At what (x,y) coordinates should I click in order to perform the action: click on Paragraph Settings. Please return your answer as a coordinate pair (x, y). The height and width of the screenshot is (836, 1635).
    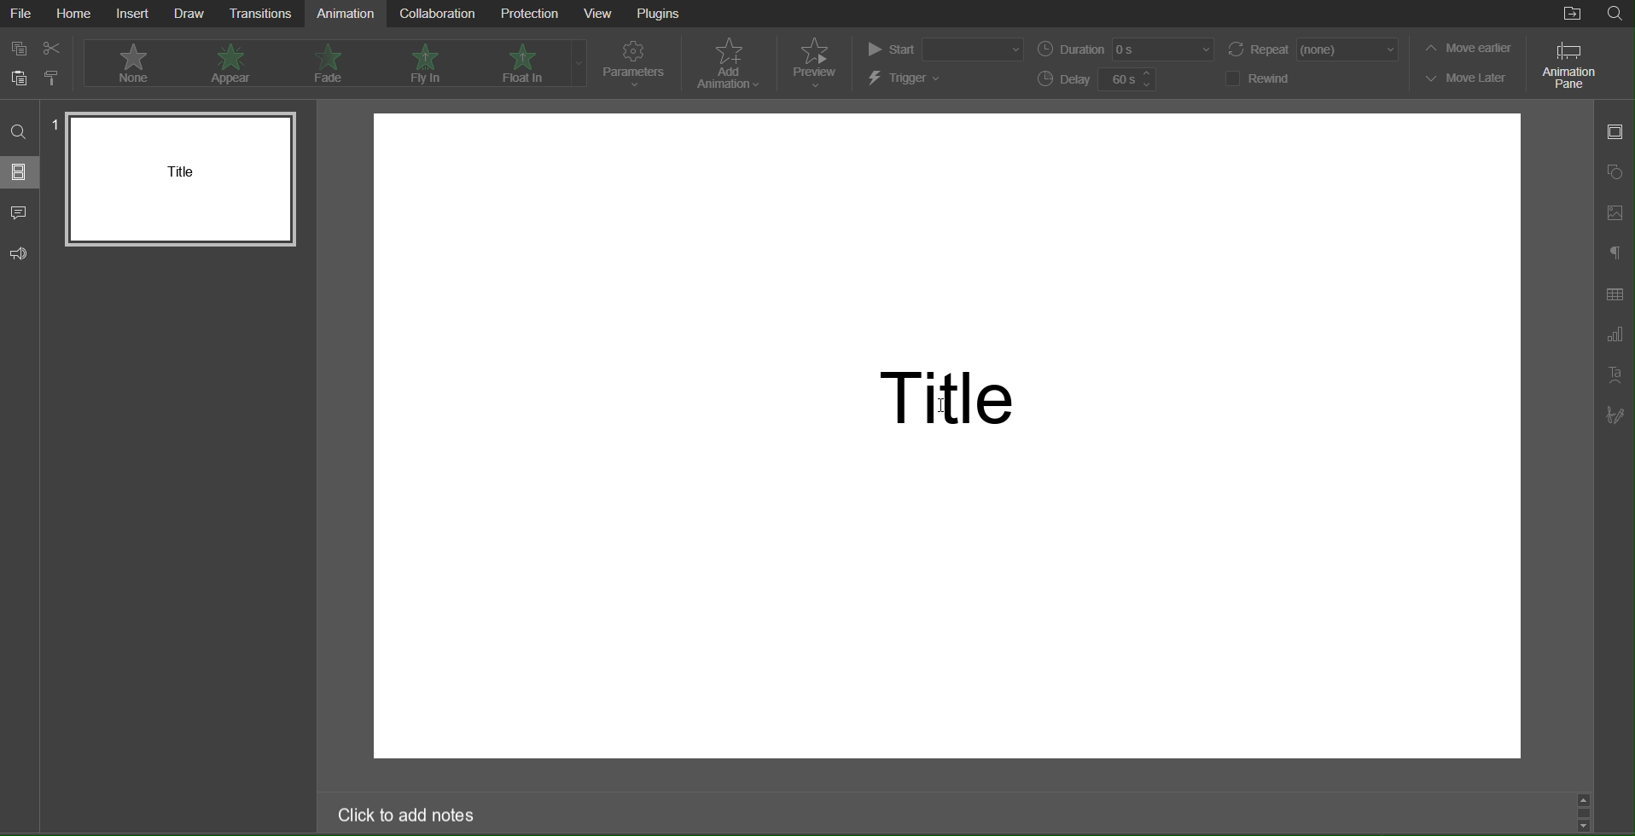
    Looking at the image, I should click on (1615, 253).